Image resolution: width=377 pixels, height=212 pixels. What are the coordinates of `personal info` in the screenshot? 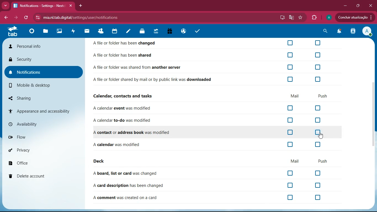 It's located at (35, 46).